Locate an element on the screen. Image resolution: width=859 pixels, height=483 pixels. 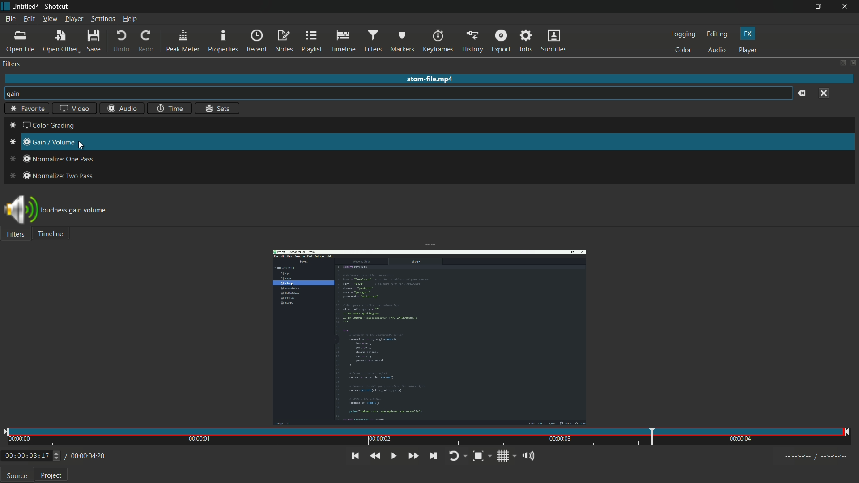
Timecodes is located at coordinates (817, 458).